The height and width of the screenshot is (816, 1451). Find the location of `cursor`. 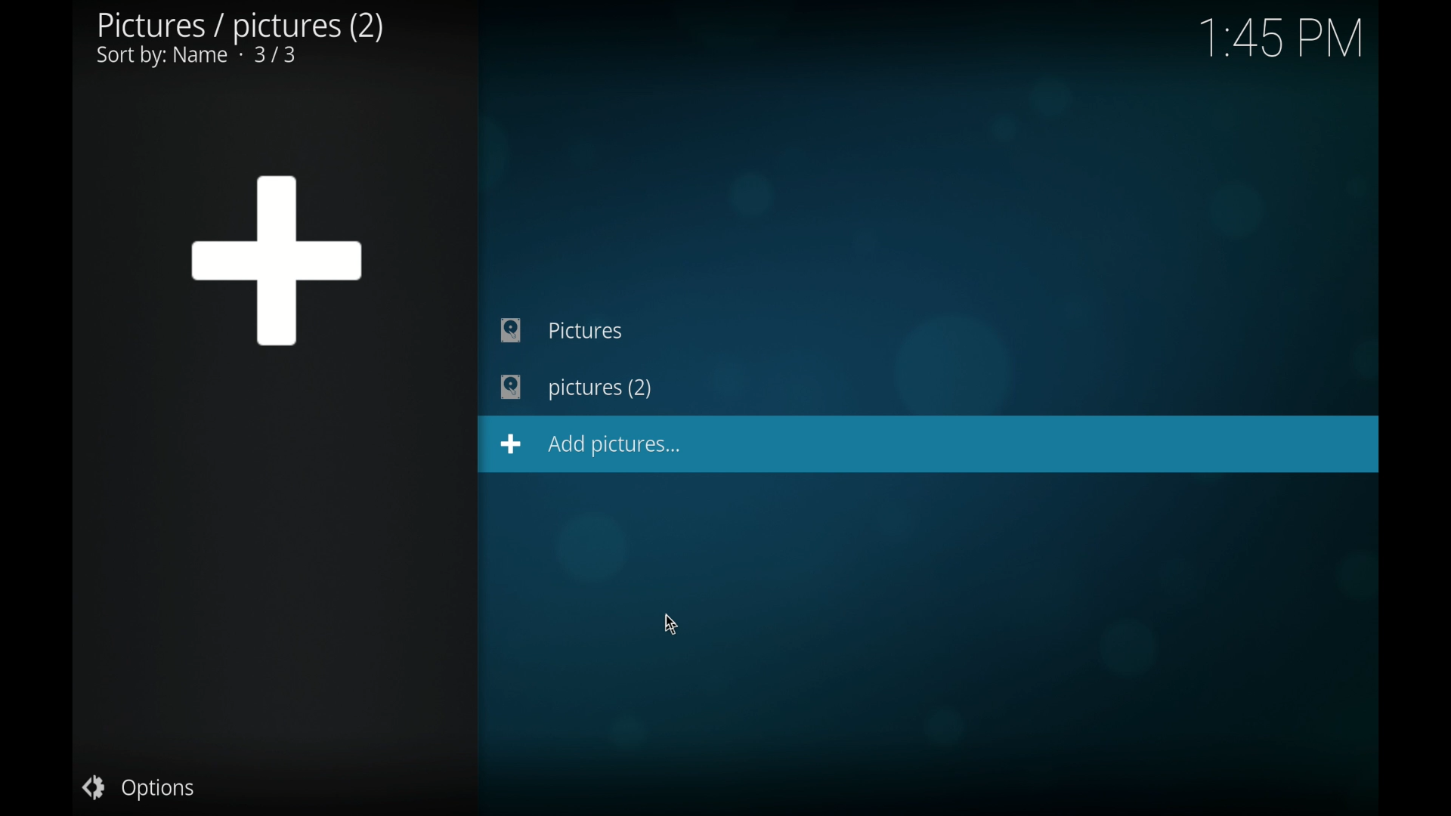

cursor is located at coordinates (672, 626).